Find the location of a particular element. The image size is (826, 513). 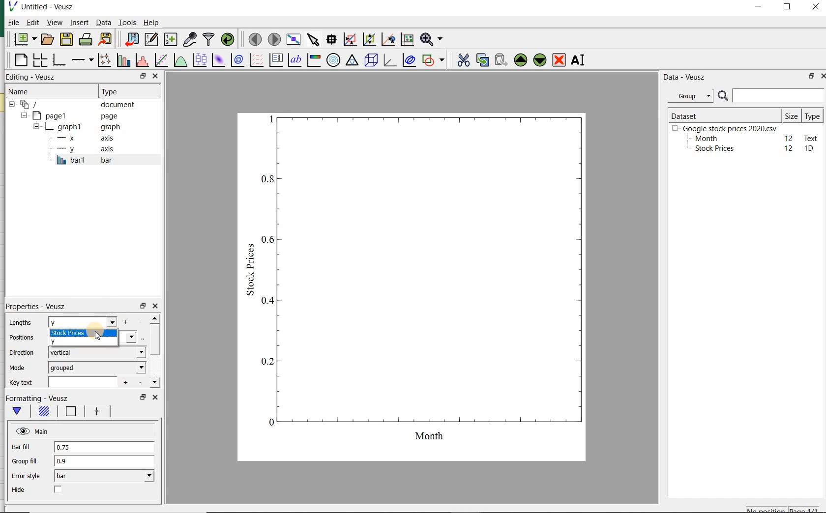

3d scene is located at coordinates (371, 61).